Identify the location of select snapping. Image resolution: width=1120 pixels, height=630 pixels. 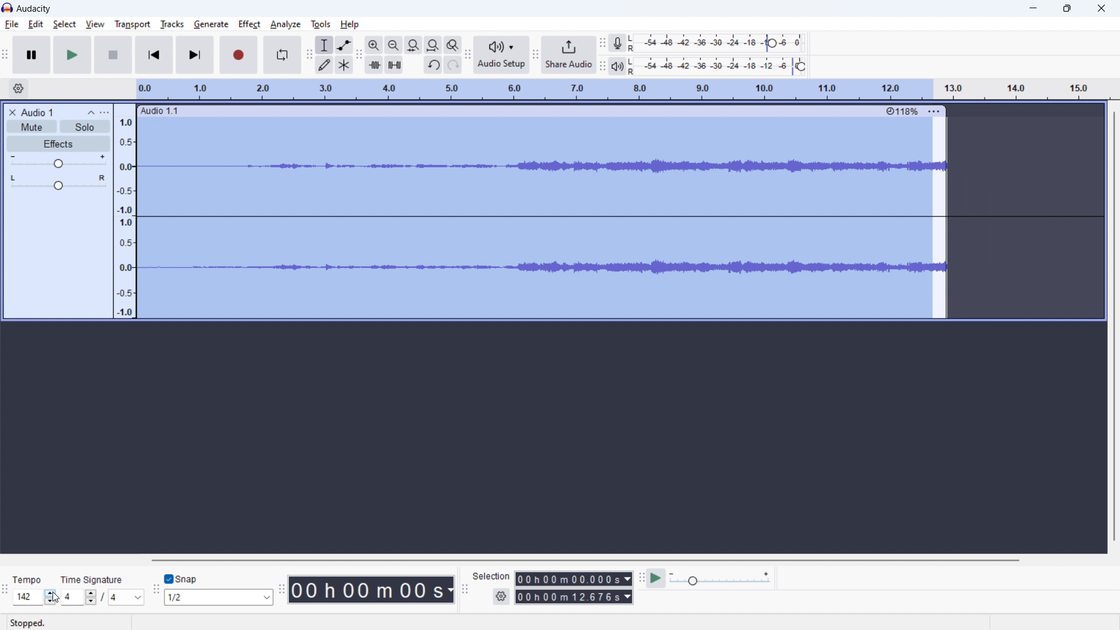
(219, 597).